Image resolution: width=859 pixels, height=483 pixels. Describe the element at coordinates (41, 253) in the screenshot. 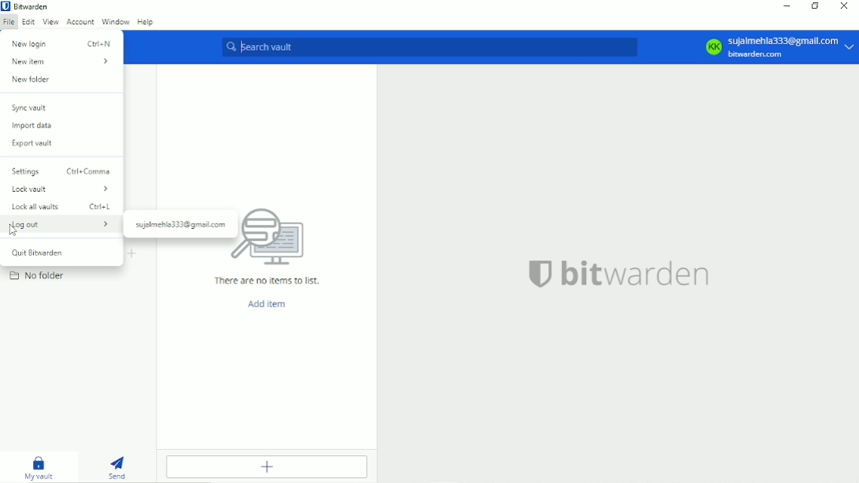

I see `Quit Bitwarden` at that location.